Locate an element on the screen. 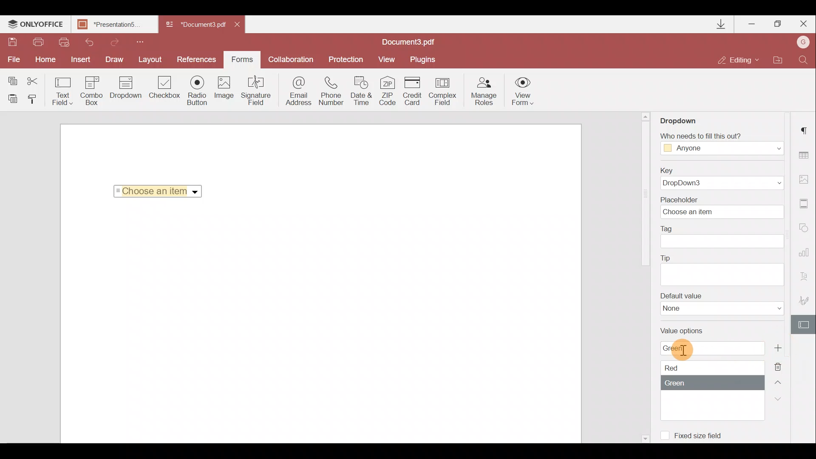 Image resolution: width=816 pixels, height=459 pixels. Form settings is located at coordinates (804, 324).